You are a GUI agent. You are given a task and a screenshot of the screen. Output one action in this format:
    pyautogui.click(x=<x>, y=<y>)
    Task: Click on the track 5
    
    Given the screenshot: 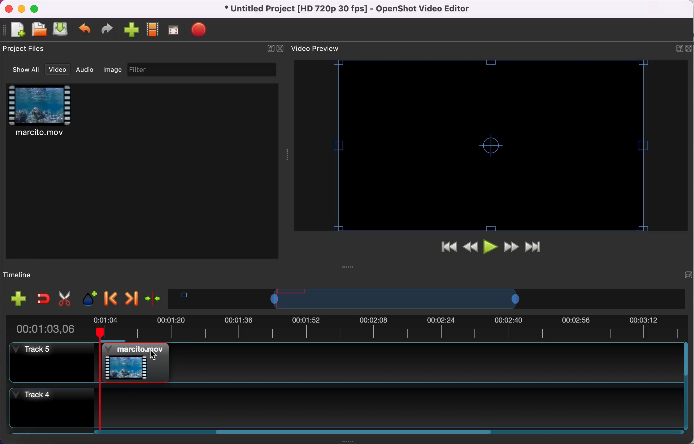 What is the action you would take?
    pyautogui.click(x=47, y=364)
    